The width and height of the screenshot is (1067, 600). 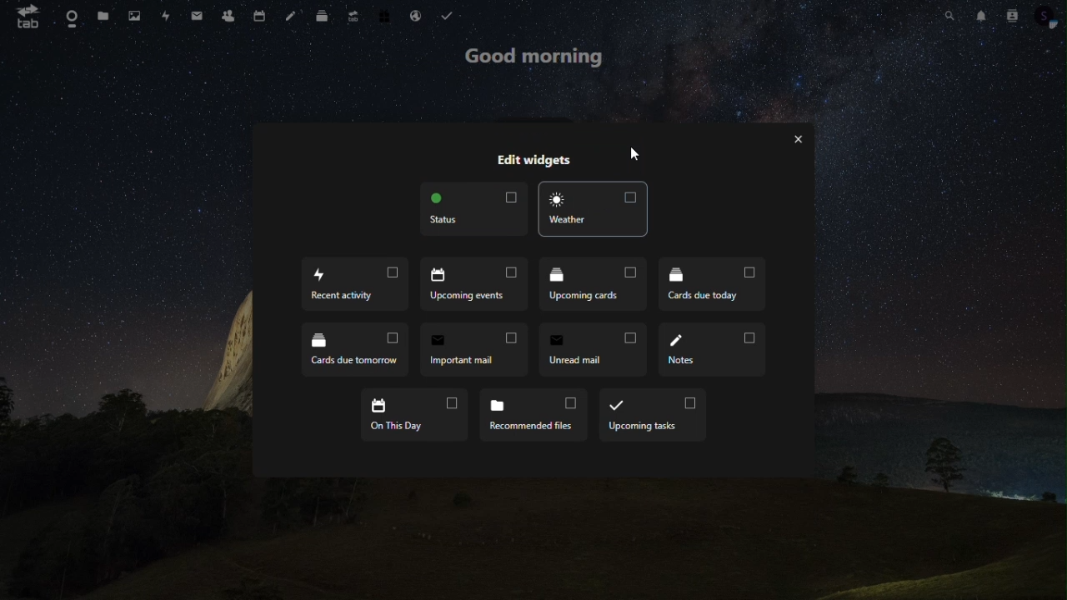 What do you see at coordinates (67, 16) in the screenshot?
I see `dashboard` at bounding box center [67, 16].